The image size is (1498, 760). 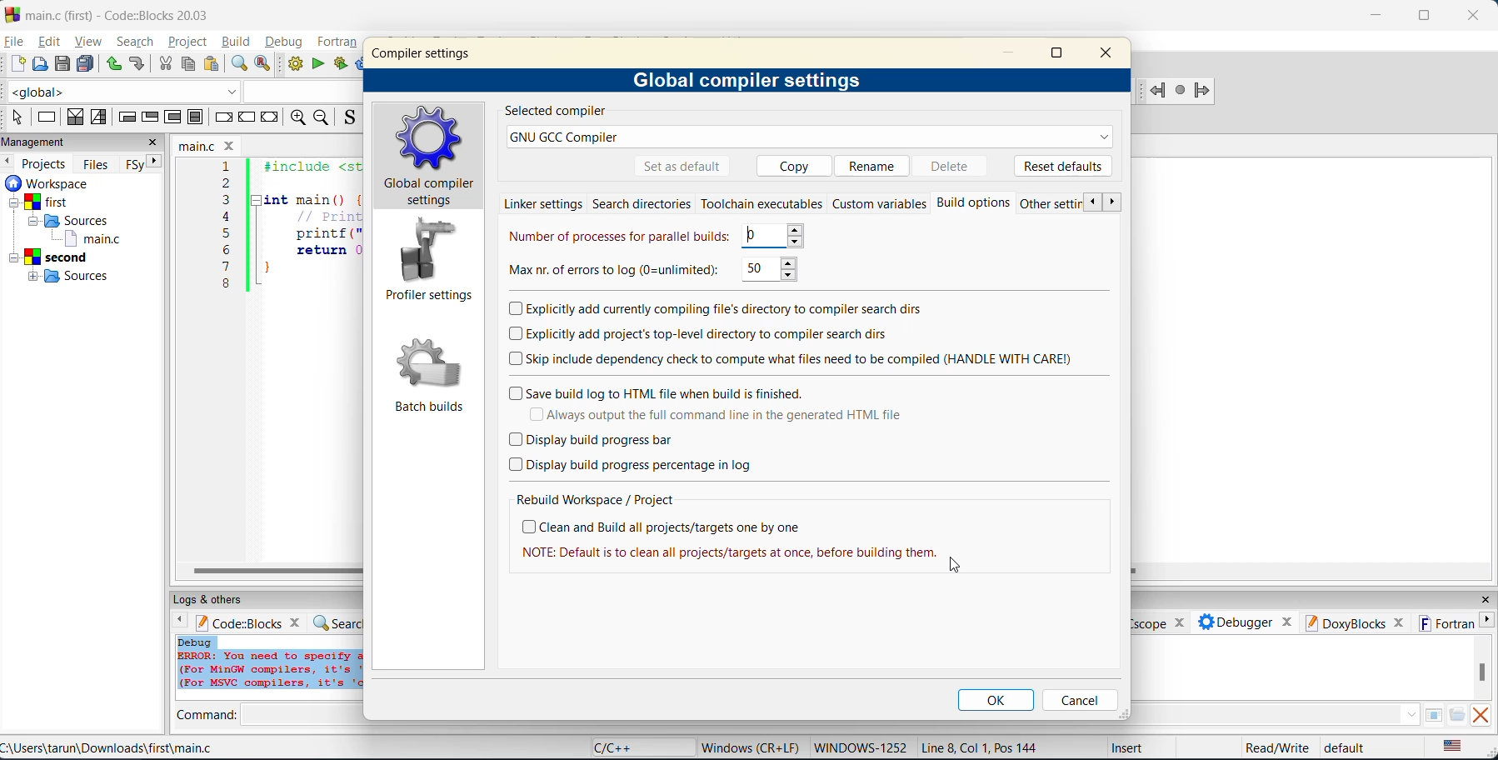 I want to click on maximize, so click(x=1058, y=56).